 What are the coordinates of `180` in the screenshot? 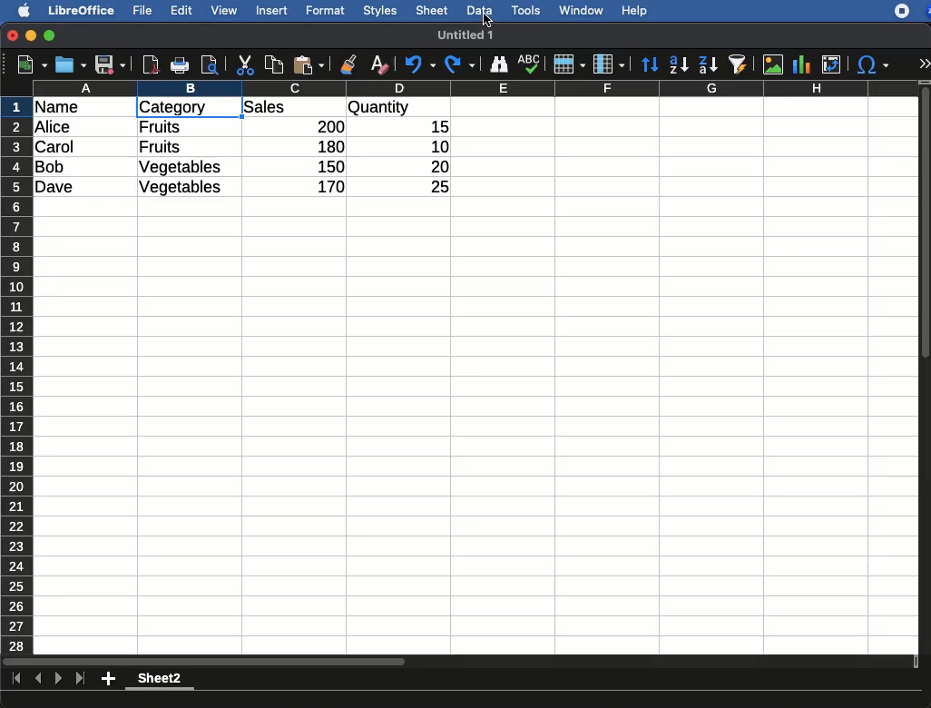 It's located at (324, 147).